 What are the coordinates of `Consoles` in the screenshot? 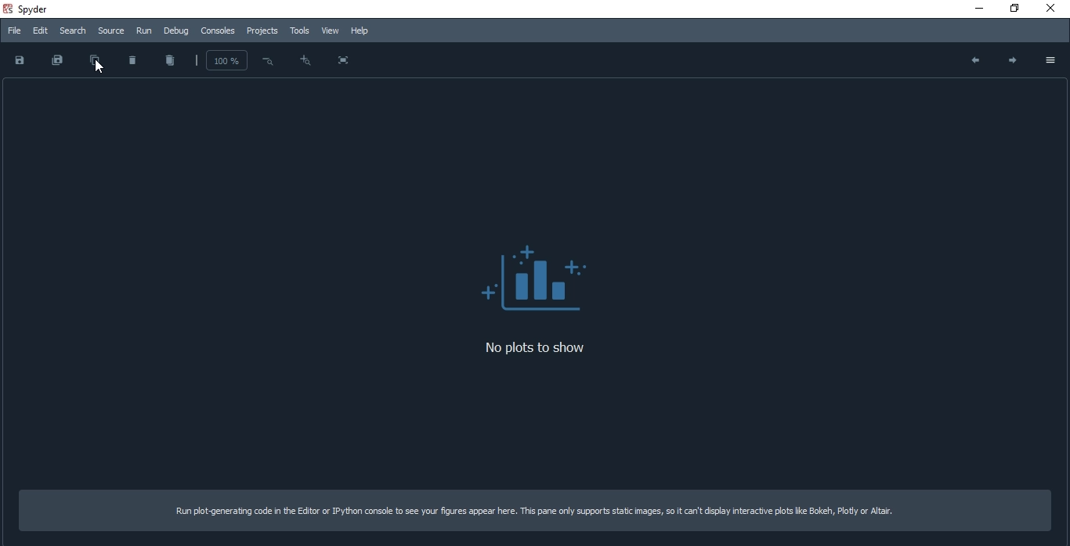 It's located at (220, 33).